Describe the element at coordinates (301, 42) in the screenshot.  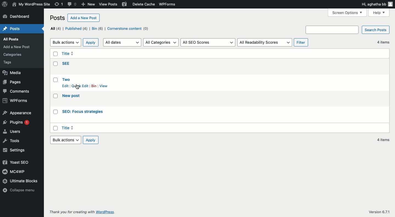
I see `Filter` at that location.